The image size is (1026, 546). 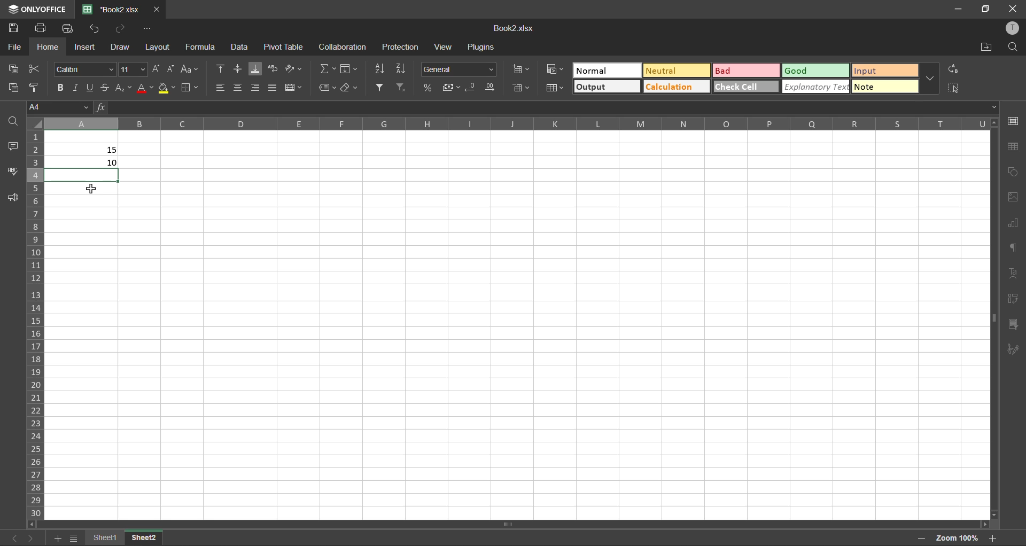 What do you see at coordinates (41, 26) in the screenshot?
I see `print` at bounding box center [41, 26].